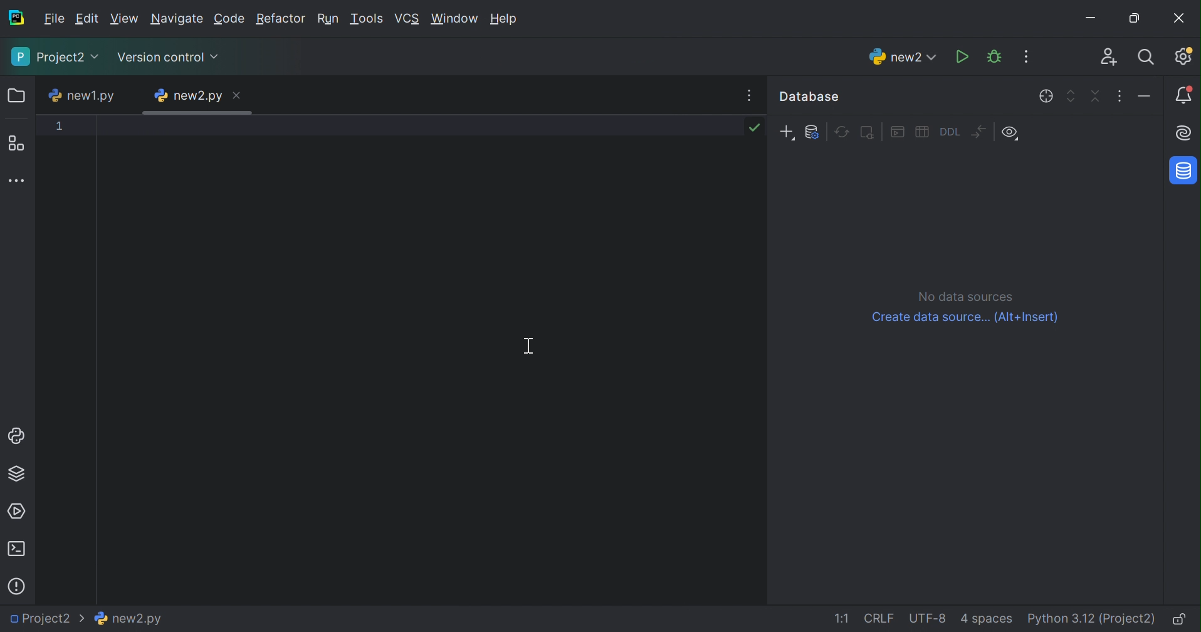 The image size is (1201, 632). I want to click on new2.py, so click(190, 96).